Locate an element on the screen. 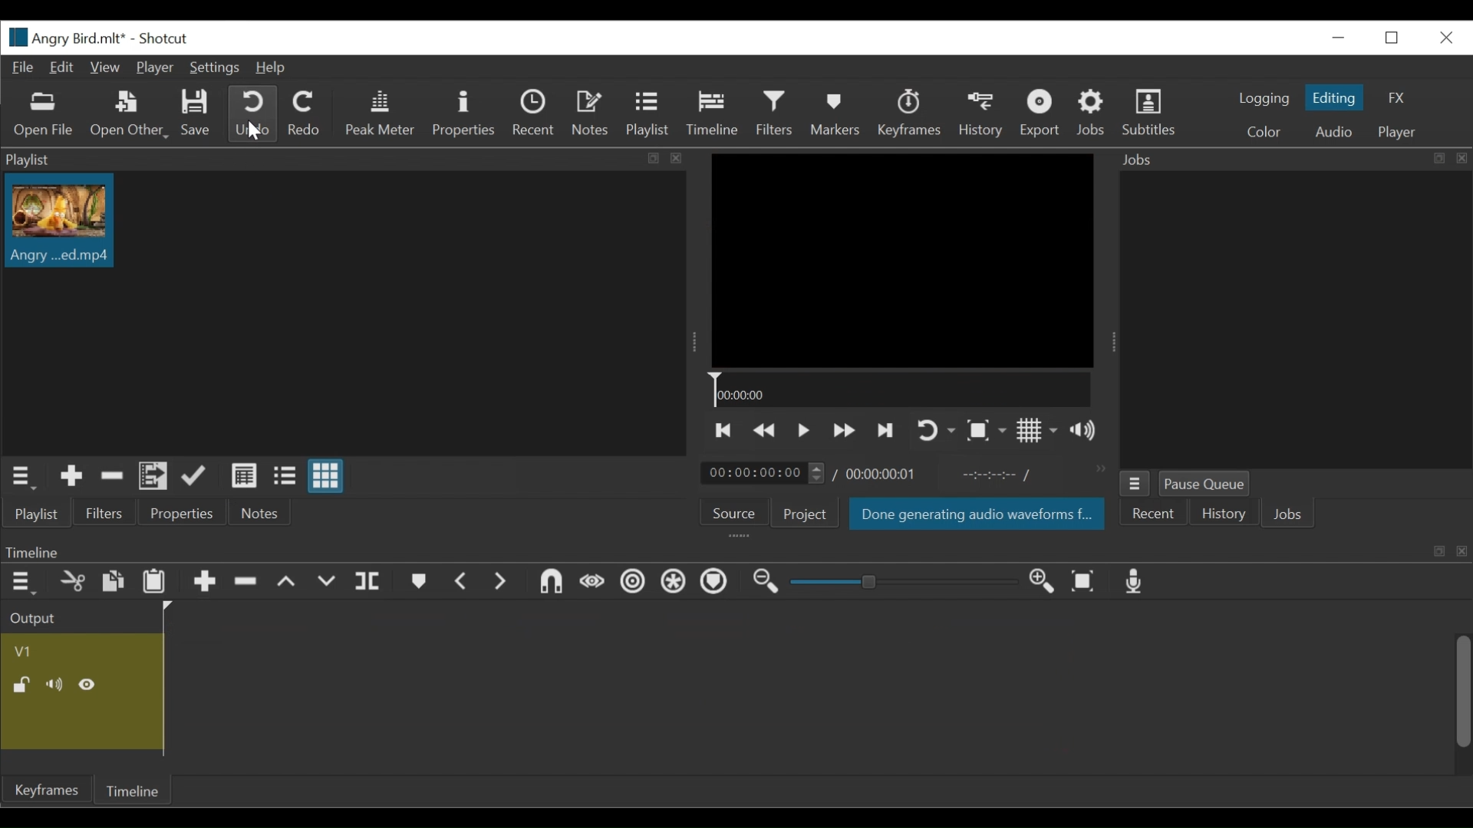 The height and width of the screenshot is (828, 1473). Recent is located at coordinates (1154, 513).